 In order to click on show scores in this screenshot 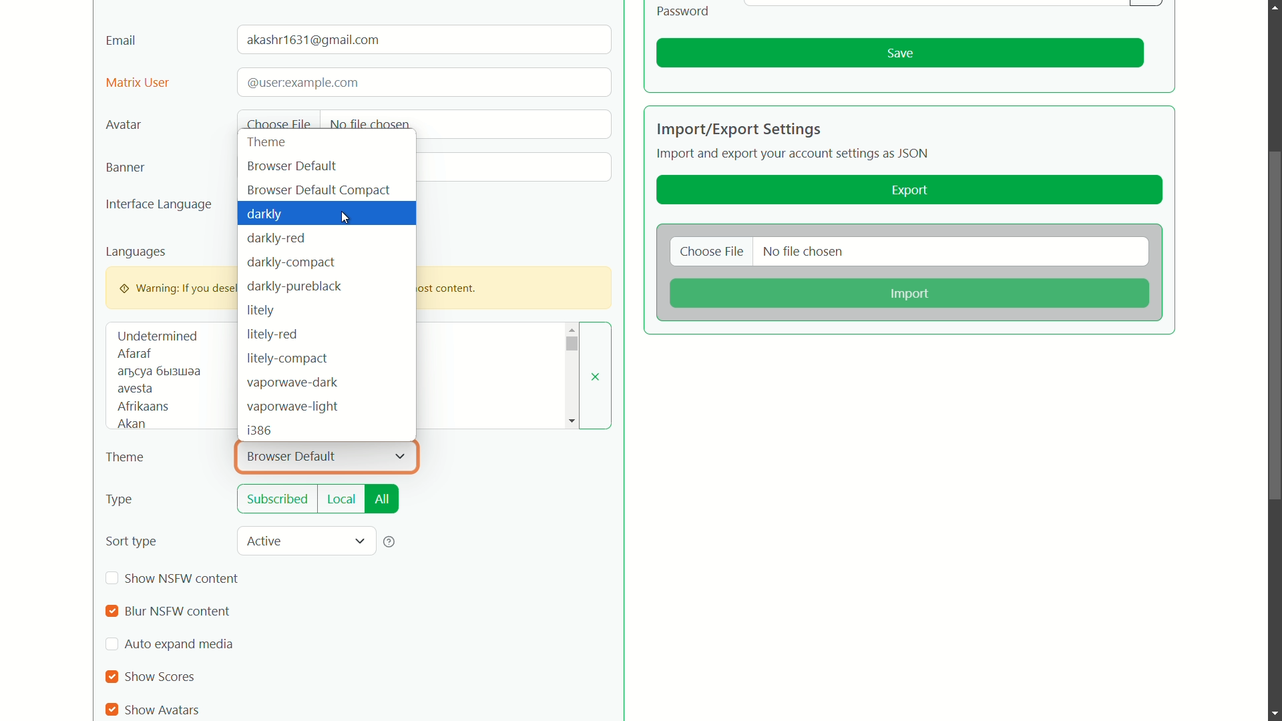, I will do `click(162, 677)`.